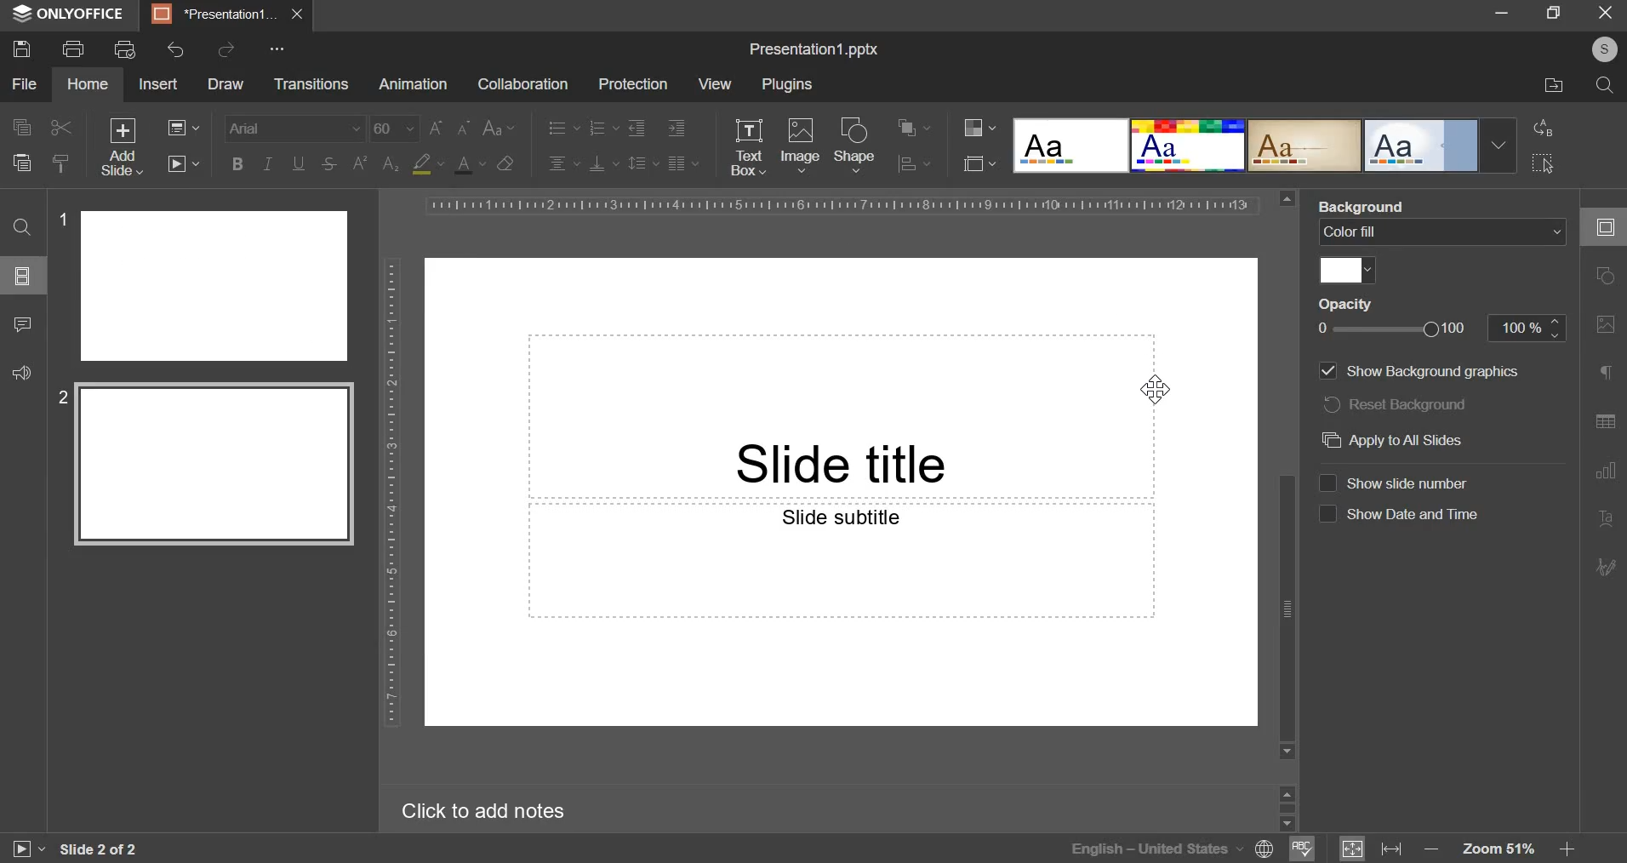 Image resolution: width=1627 pixels, height=863 pixels. What do you see at coordinates (1157, 395) in the screenshot?
I see `mouse pointer` at bounding box center [1157, 395].